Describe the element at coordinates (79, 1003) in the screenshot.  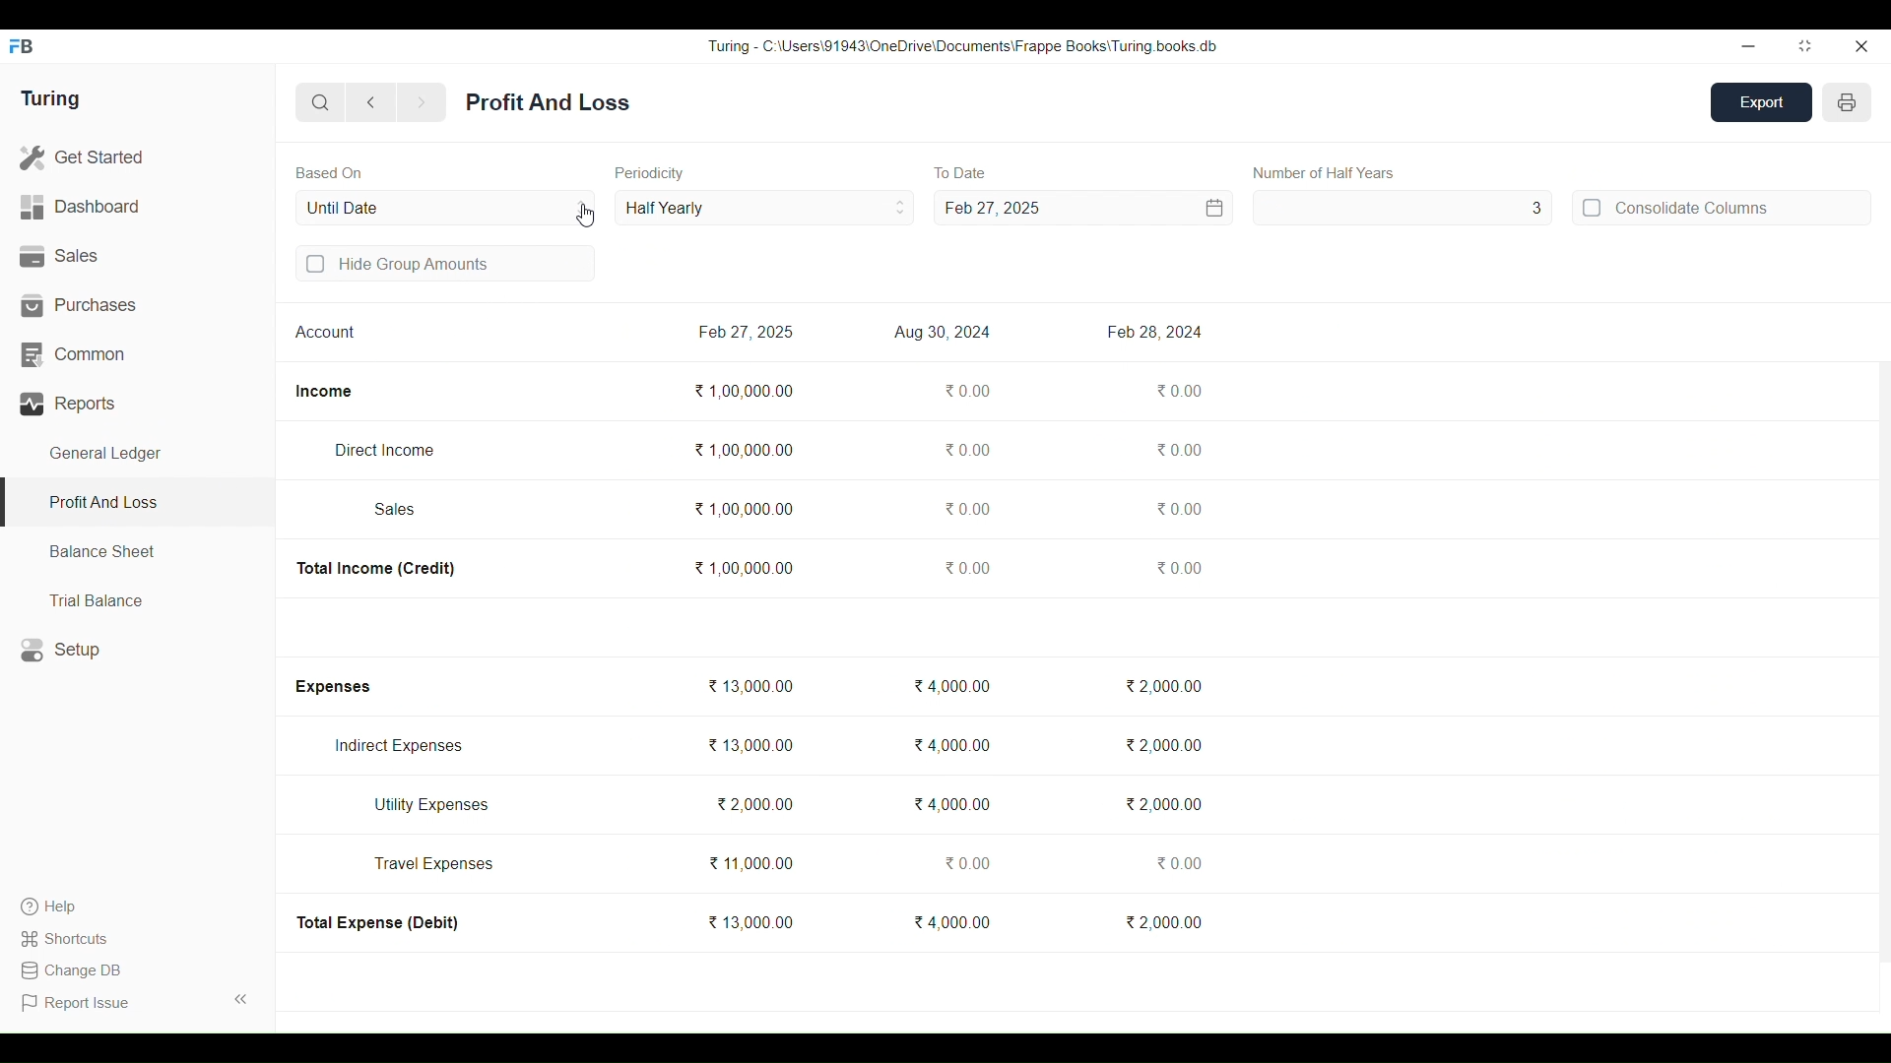
I see `Report Issue` at that location.